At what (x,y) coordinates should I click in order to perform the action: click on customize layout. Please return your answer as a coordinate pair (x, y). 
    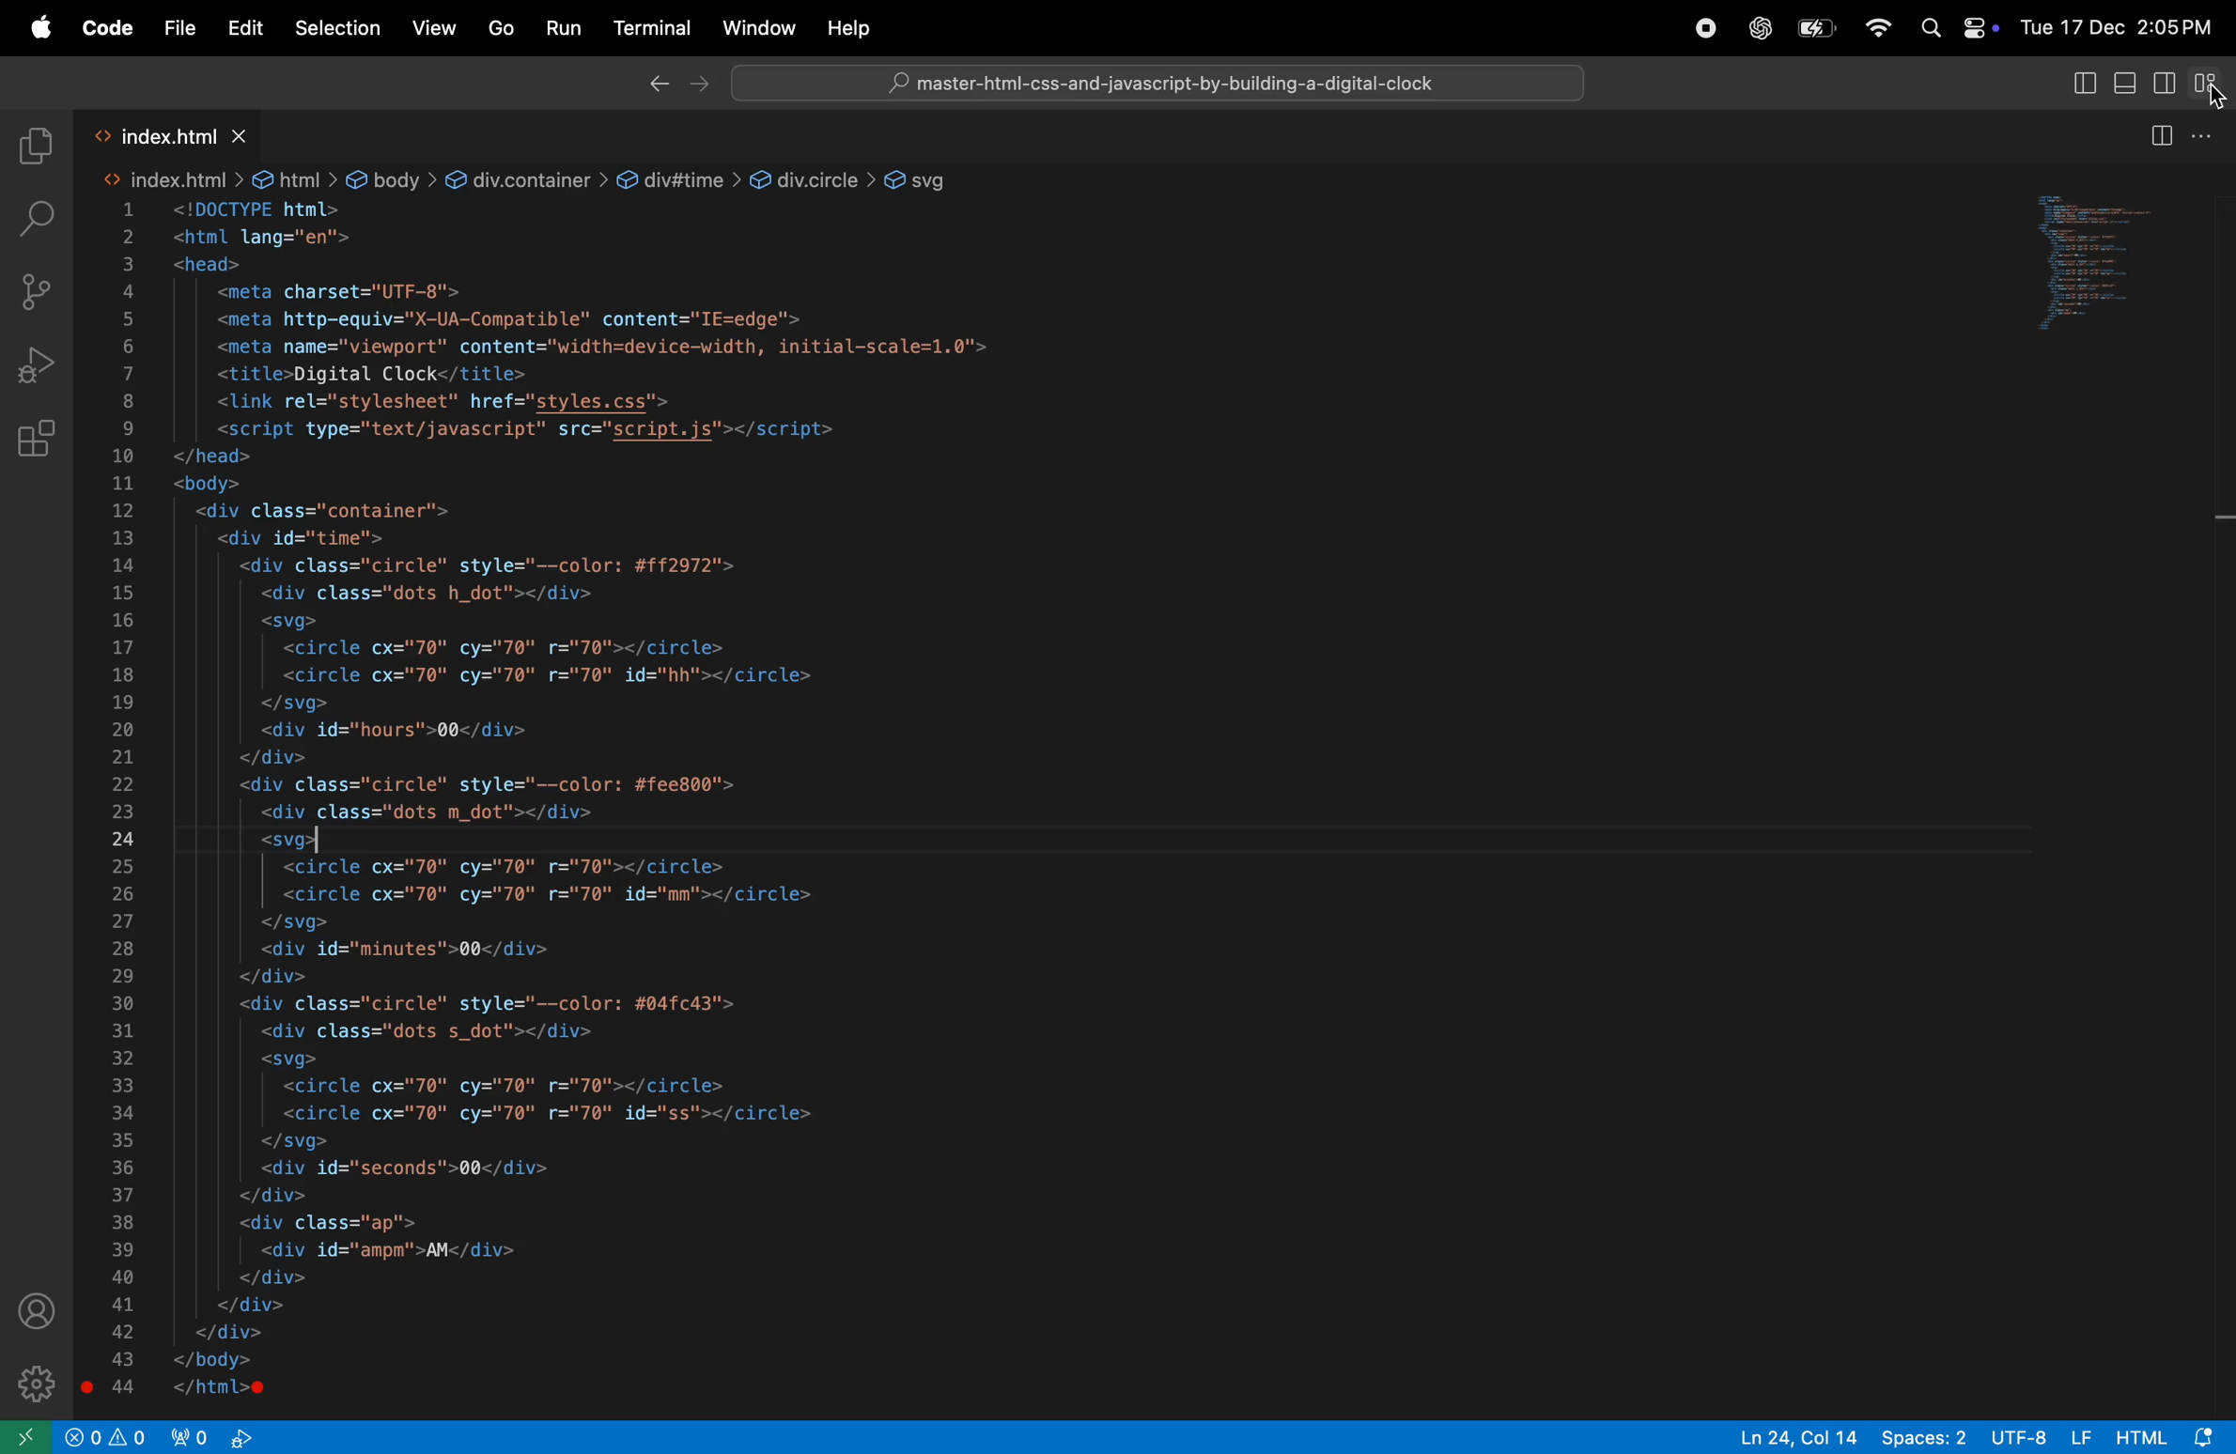
    Looking at the image, I should click on (2211, 83).